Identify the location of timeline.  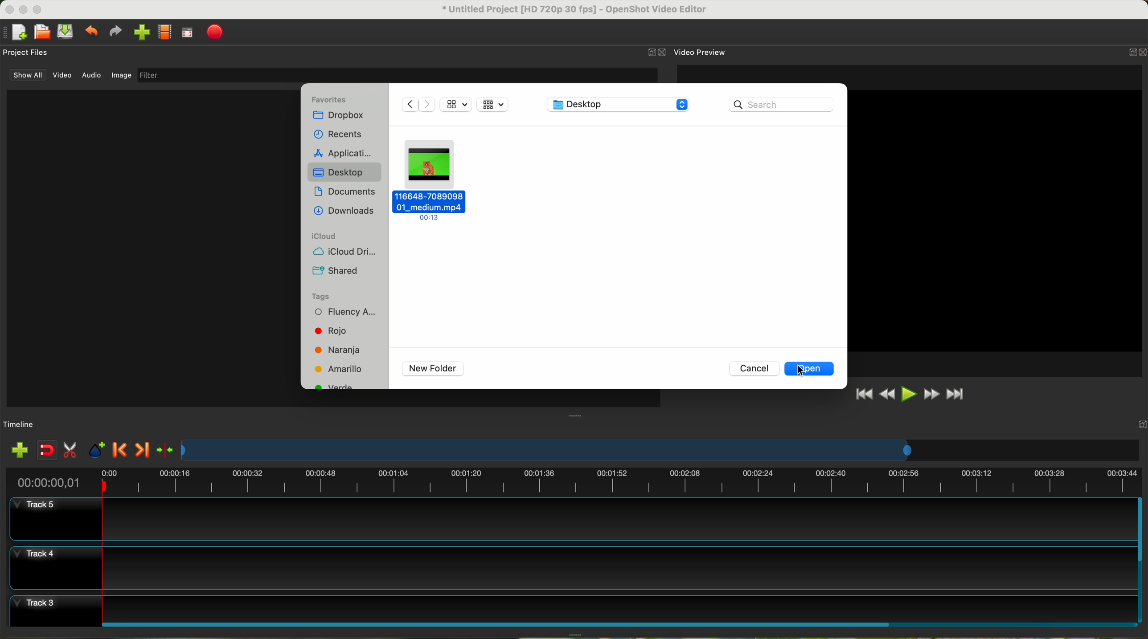
(661, 450).